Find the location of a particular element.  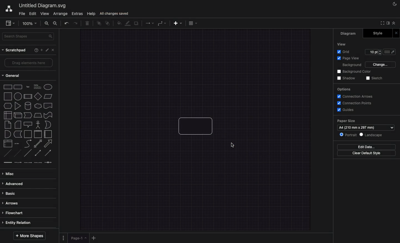

Background color is located at coordinates (354, 72).